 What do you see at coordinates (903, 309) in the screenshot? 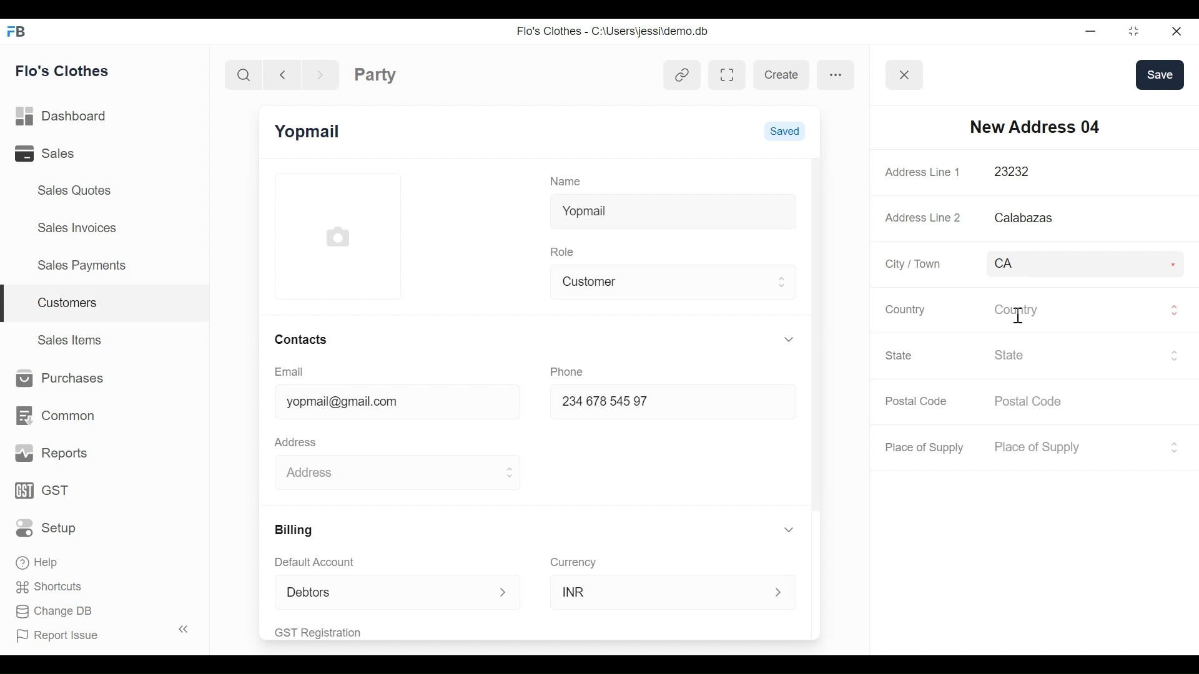
I see `Country` at bounding box center [903, 309].